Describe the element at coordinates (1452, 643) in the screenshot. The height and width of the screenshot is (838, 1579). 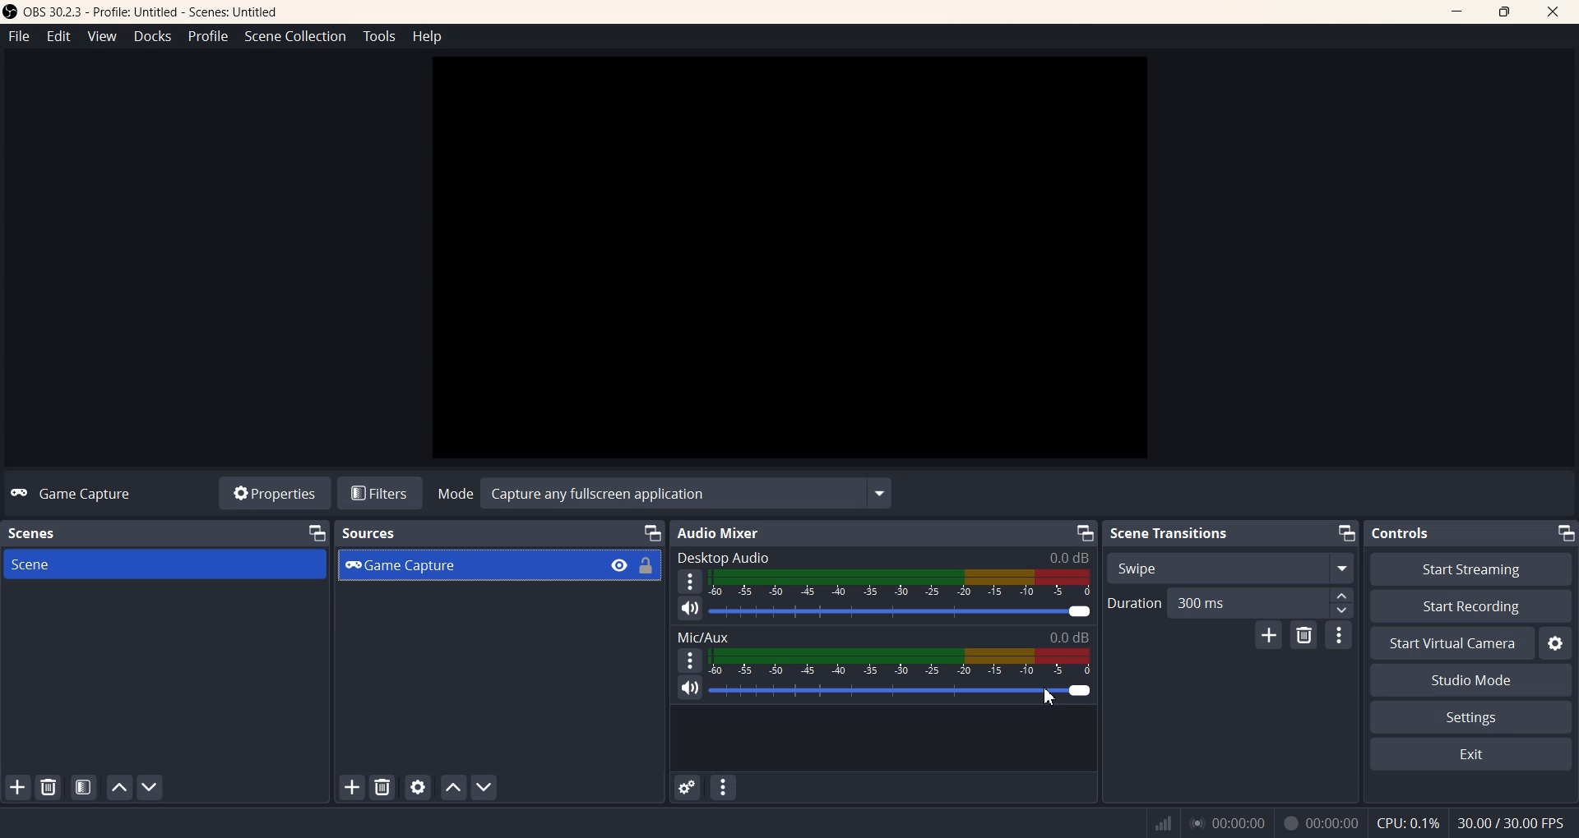
I see `Start Virtual Camera` at that location.